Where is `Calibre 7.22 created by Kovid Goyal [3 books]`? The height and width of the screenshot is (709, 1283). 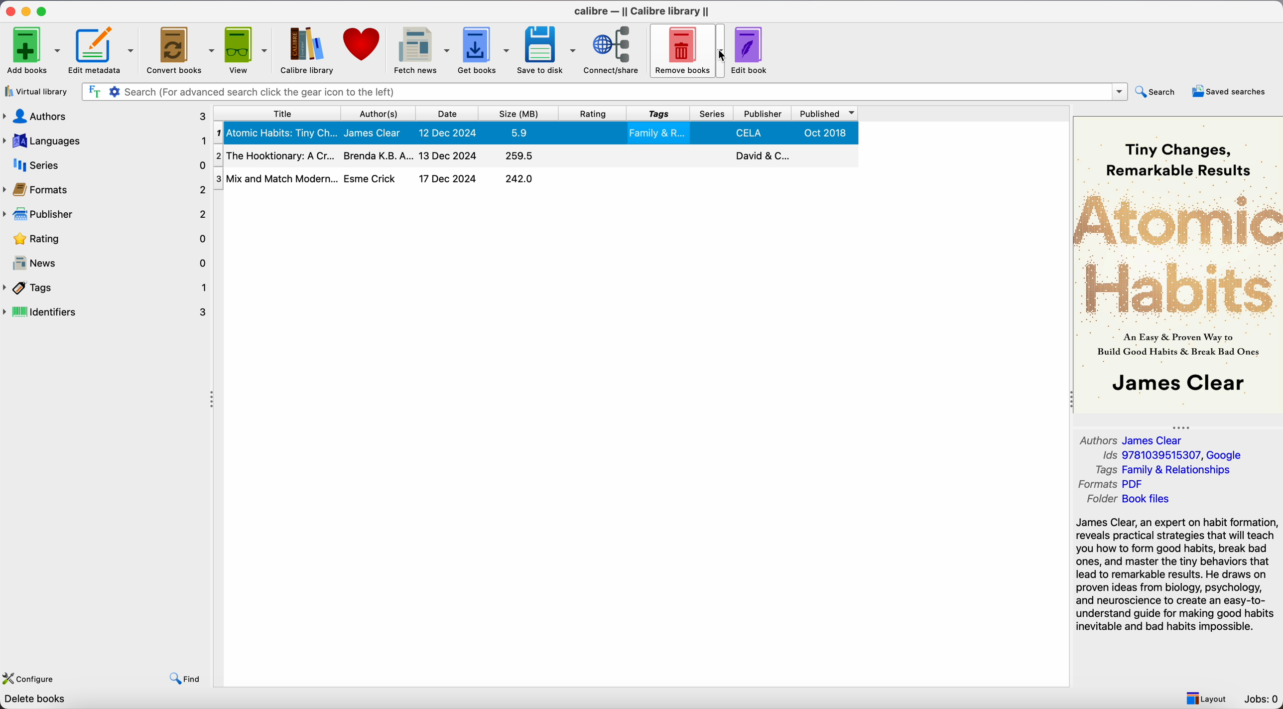 Calibre 7.22 created by Kovid Goyal [3 books] is located at coordinates (111, 701).